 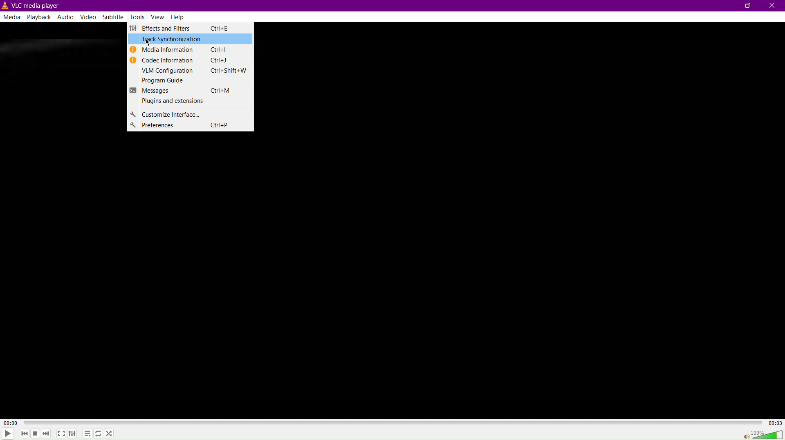 I want to click on Skip forward, so click(x=46, y=433).